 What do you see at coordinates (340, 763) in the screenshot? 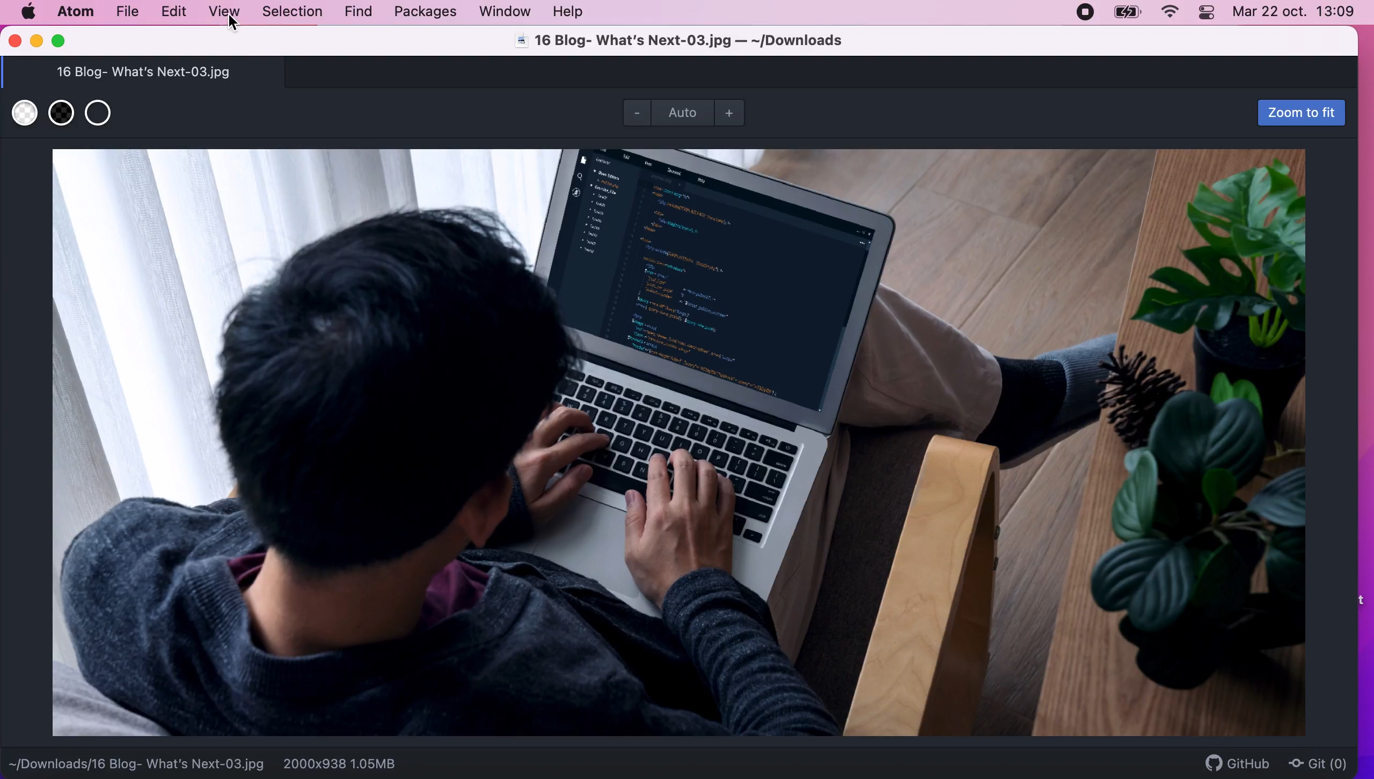
I see `2000x938 1.05MB` at bounding box center [340, 763].